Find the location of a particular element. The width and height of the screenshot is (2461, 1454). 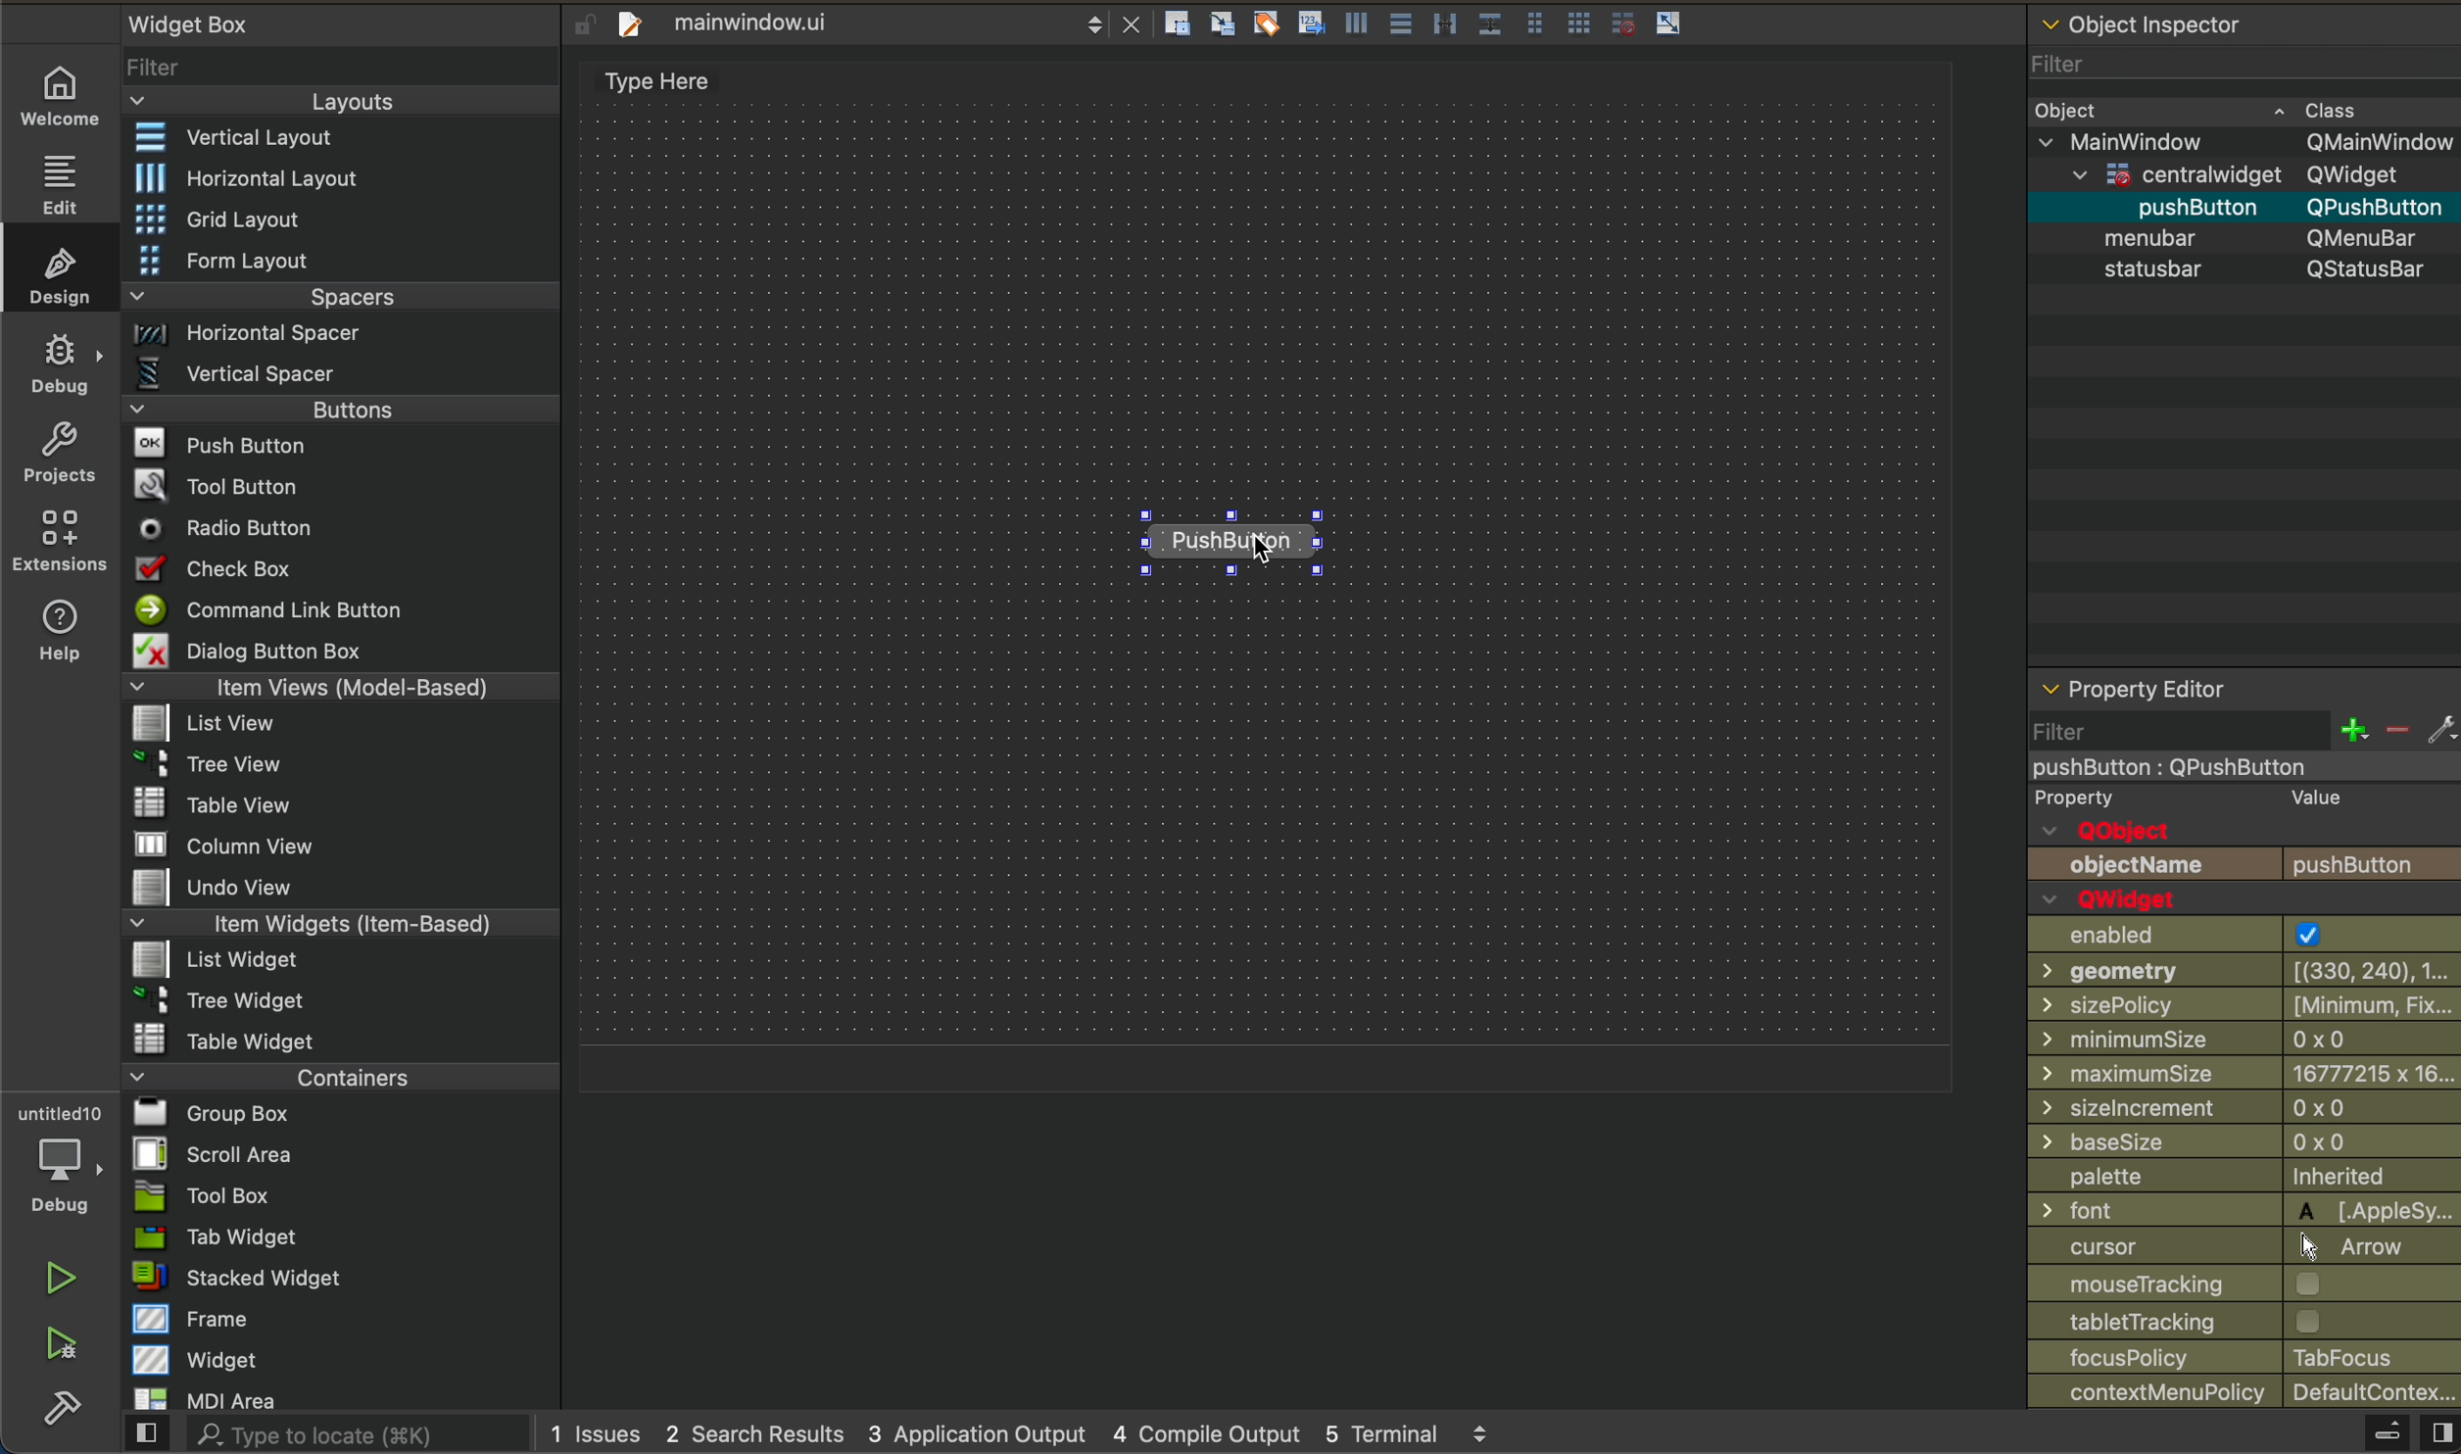

frame is located at coordinates (335, 1321).